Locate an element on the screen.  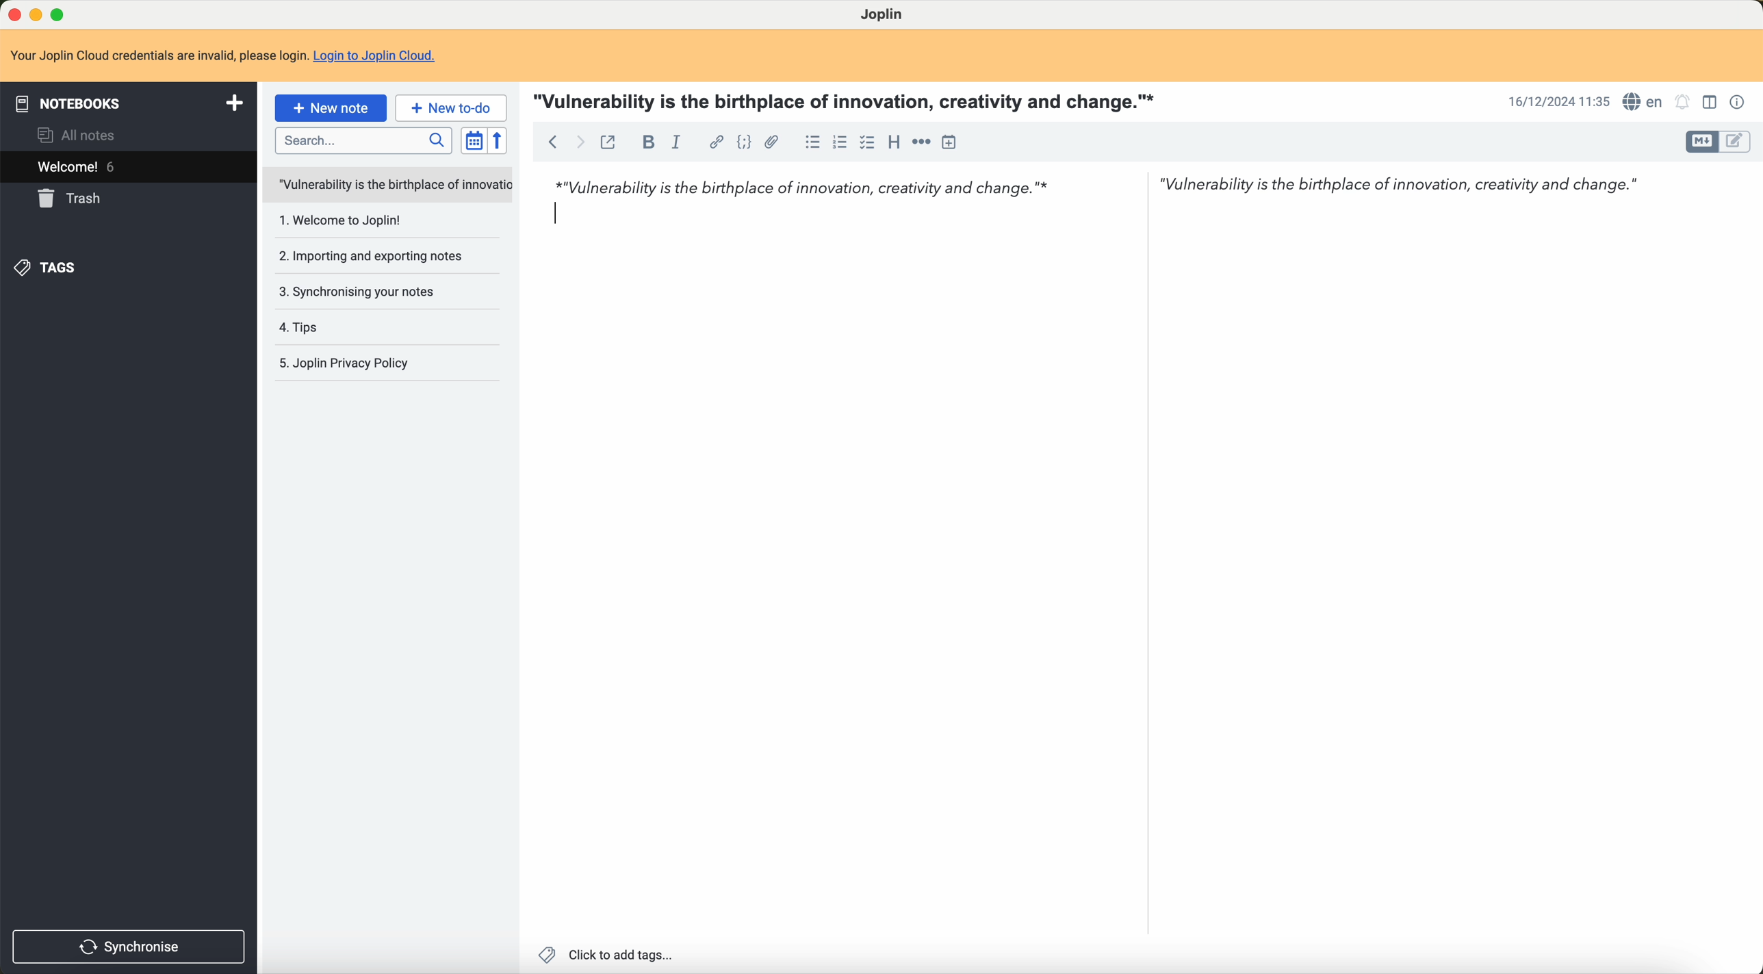
1.welcome to Joplin is located at coordinates (346, 222).